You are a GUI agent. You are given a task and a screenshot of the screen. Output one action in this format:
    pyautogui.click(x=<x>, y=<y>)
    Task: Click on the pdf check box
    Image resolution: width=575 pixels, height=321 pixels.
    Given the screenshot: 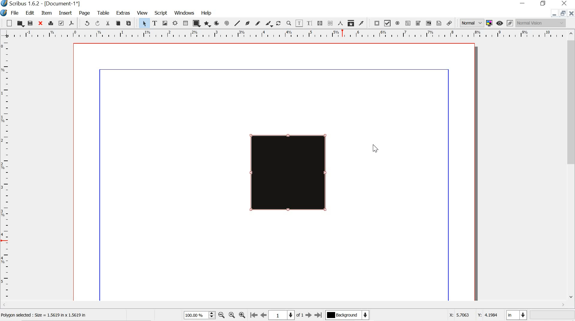 What is the action you would take?
    pyautogui.click(x=388, y=23)
    